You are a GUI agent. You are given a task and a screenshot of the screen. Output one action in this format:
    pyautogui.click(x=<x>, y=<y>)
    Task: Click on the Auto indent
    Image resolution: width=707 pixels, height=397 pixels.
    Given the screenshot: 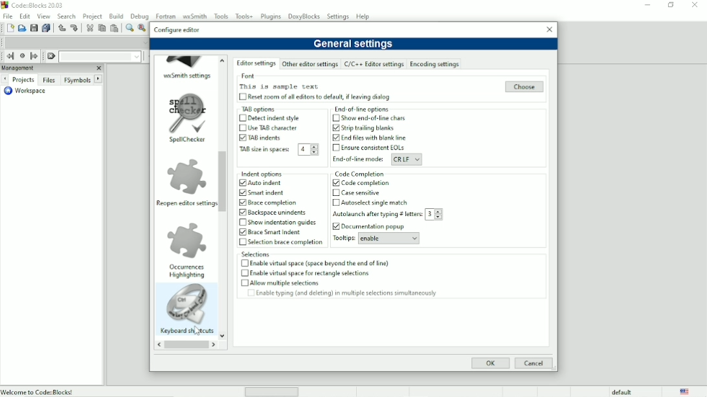 What is the action you would take?
    pyautogui.click(x=267, y=183)
    